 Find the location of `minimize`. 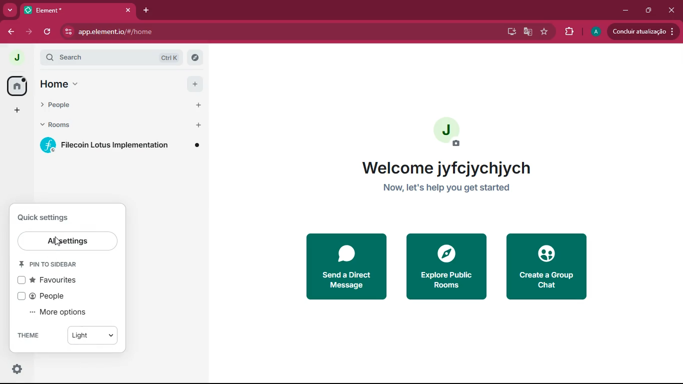

minimize is located at coordinates (625, 9).